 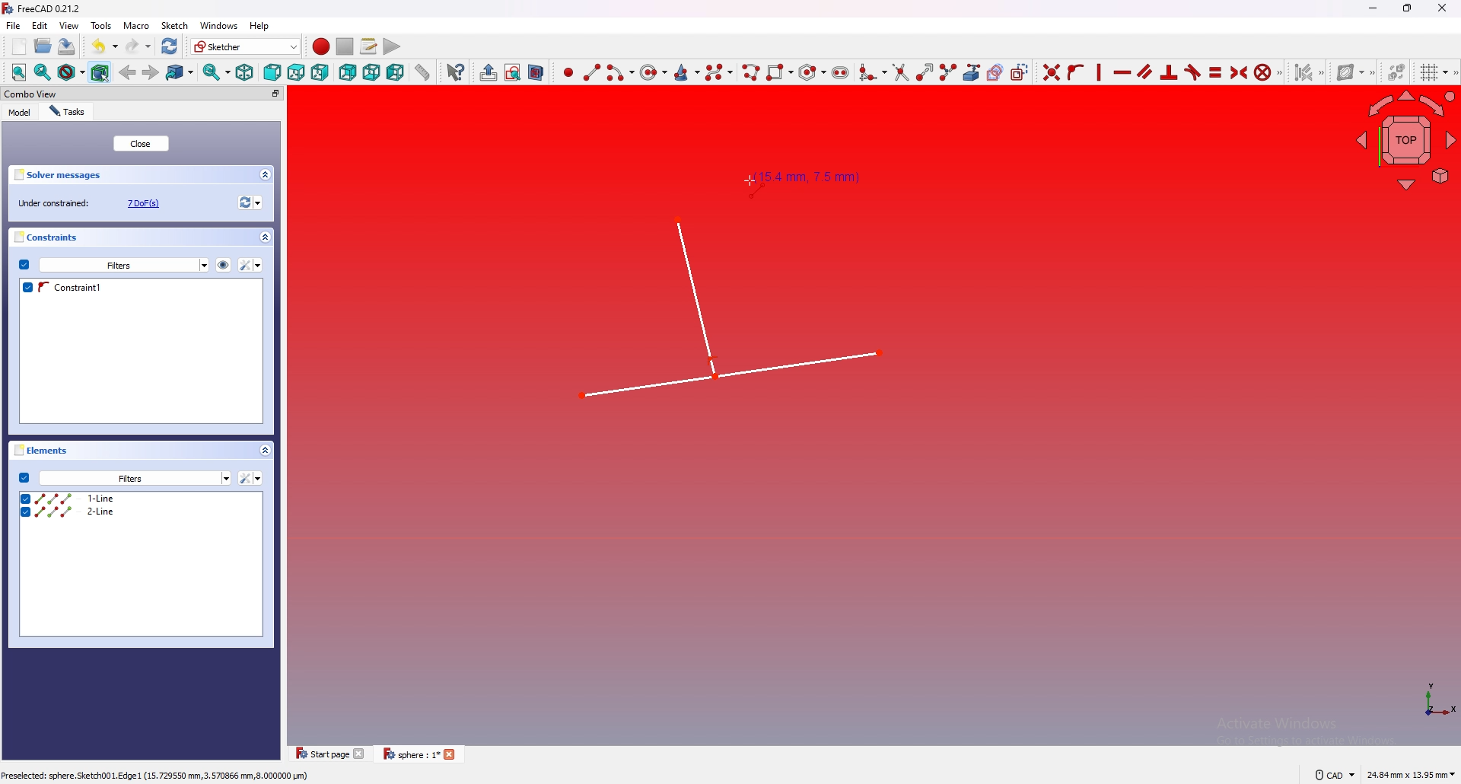 What do you see at coordinates (124, 264) in the screenshot?
I see `Filters` at bounding box center [124, 264].